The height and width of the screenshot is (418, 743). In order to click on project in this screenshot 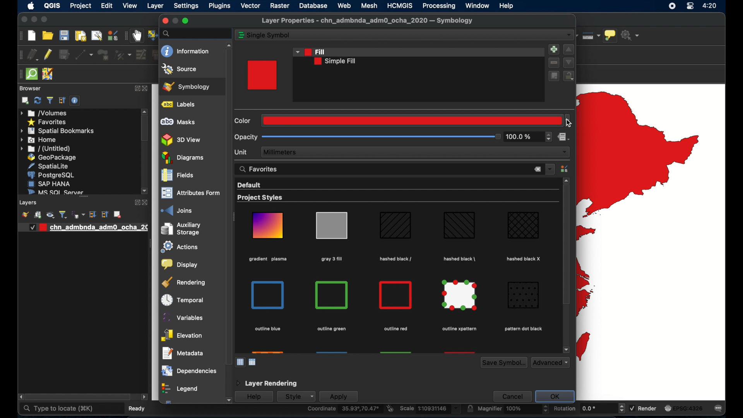, I will do `click(80, 7)`.